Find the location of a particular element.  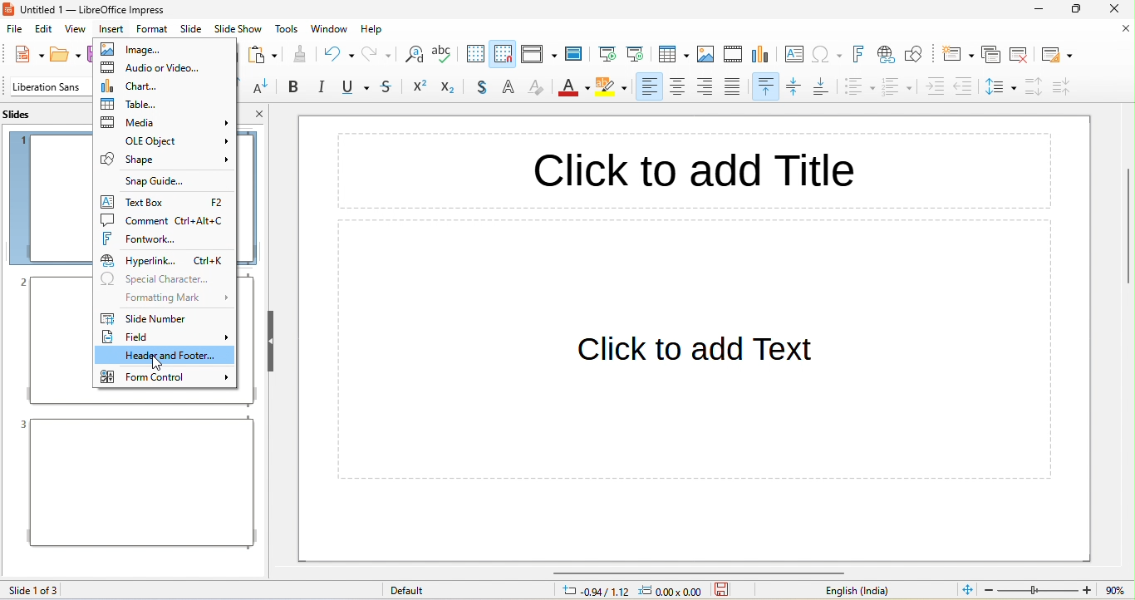

align left is located at coordinates (647, 87).